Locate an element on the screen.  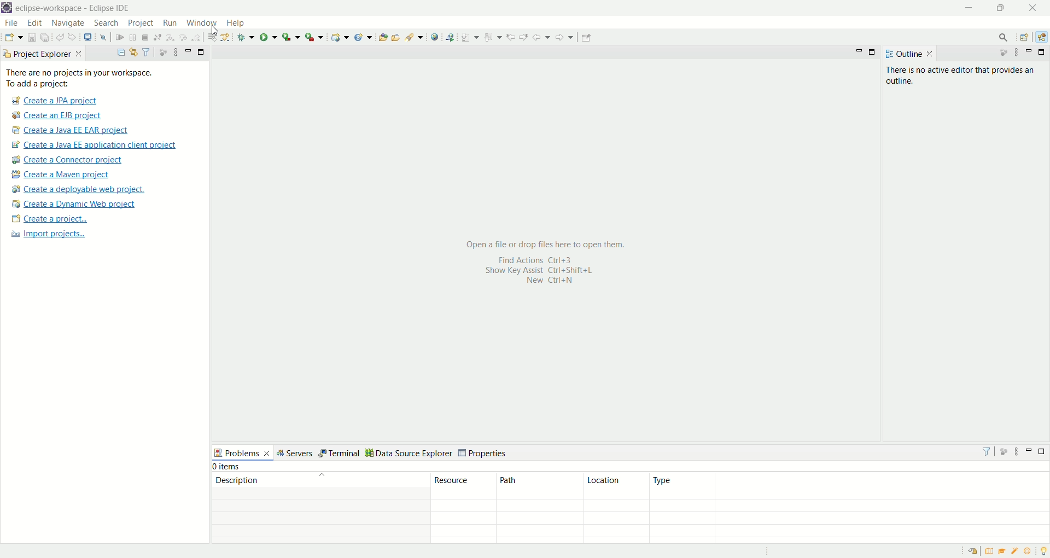
what's new is located at coordinates (1028, 552).